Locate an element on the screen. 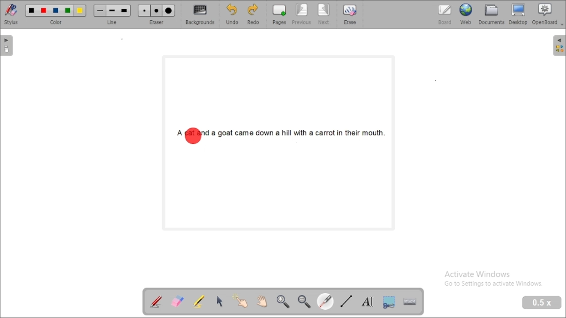 The image size is (566, 318). eraser is located at coordinates (156, 15).